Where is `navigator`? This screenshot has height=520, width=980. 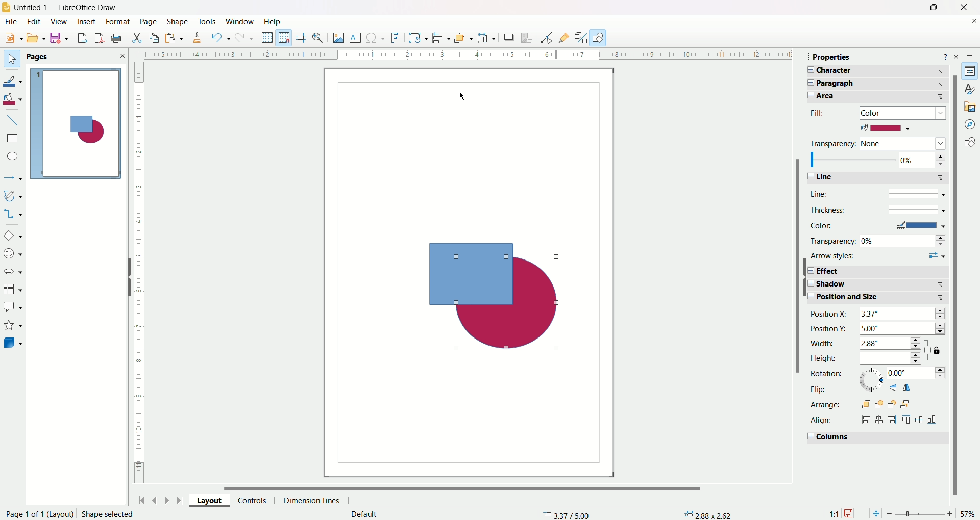 navigator is located at coordinates (970, 123).